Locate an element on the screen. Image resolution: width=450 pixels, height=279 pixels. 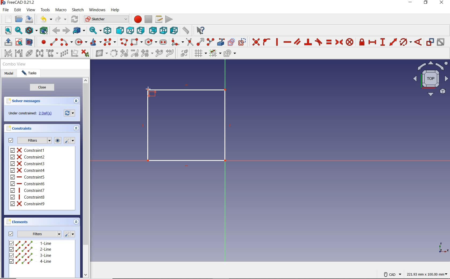
clone is located at coordinates (52, 54).